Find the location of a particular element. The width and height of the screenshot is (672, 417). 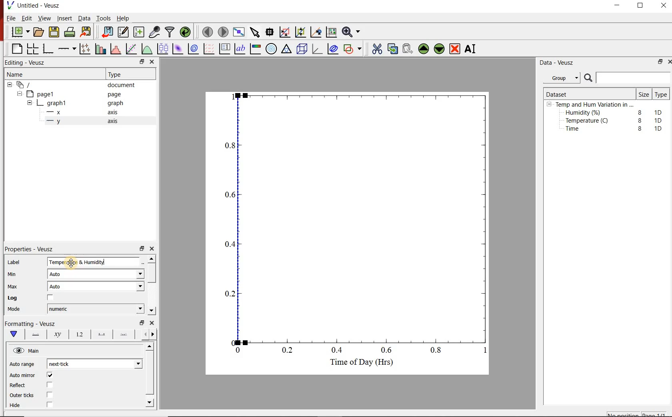

click to reset graph axes is located at coordinates (330, 32).